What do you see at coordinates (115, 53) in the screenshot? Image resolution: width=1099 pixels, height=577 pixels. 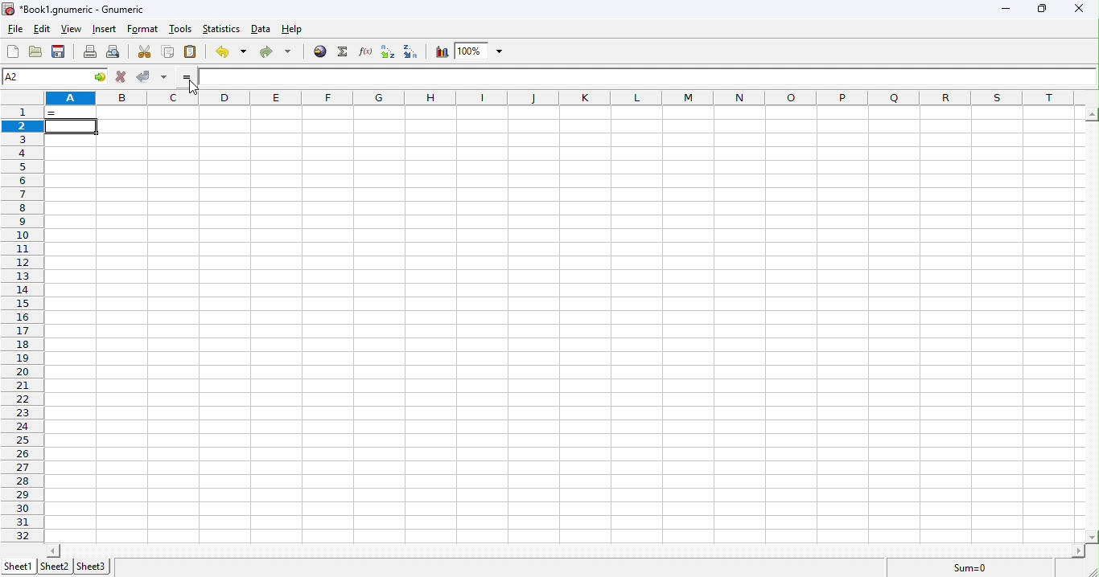 I see `print preview` at bounding box center [115, 53].